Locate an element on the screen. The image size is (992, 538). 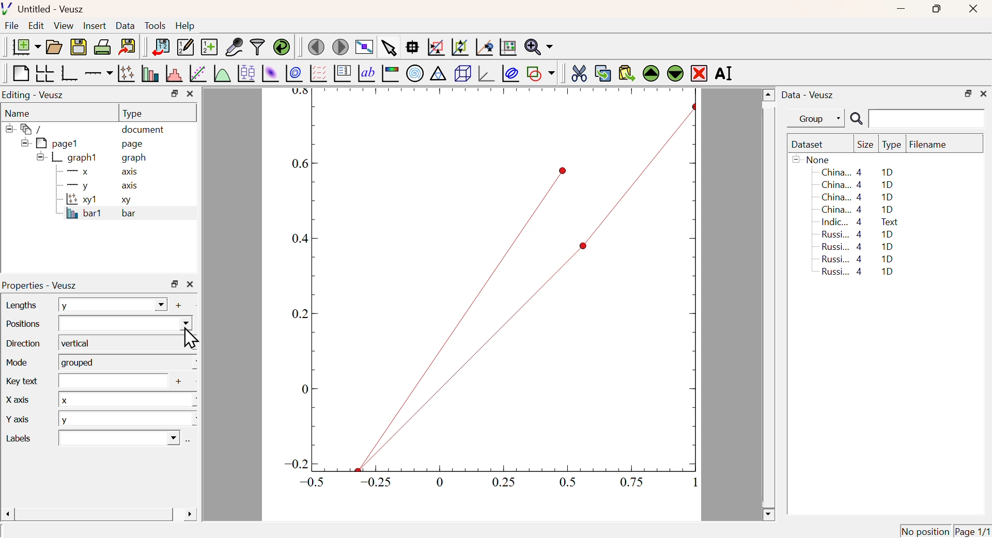
Editing - Veusz is located at coordinates (35, 96).